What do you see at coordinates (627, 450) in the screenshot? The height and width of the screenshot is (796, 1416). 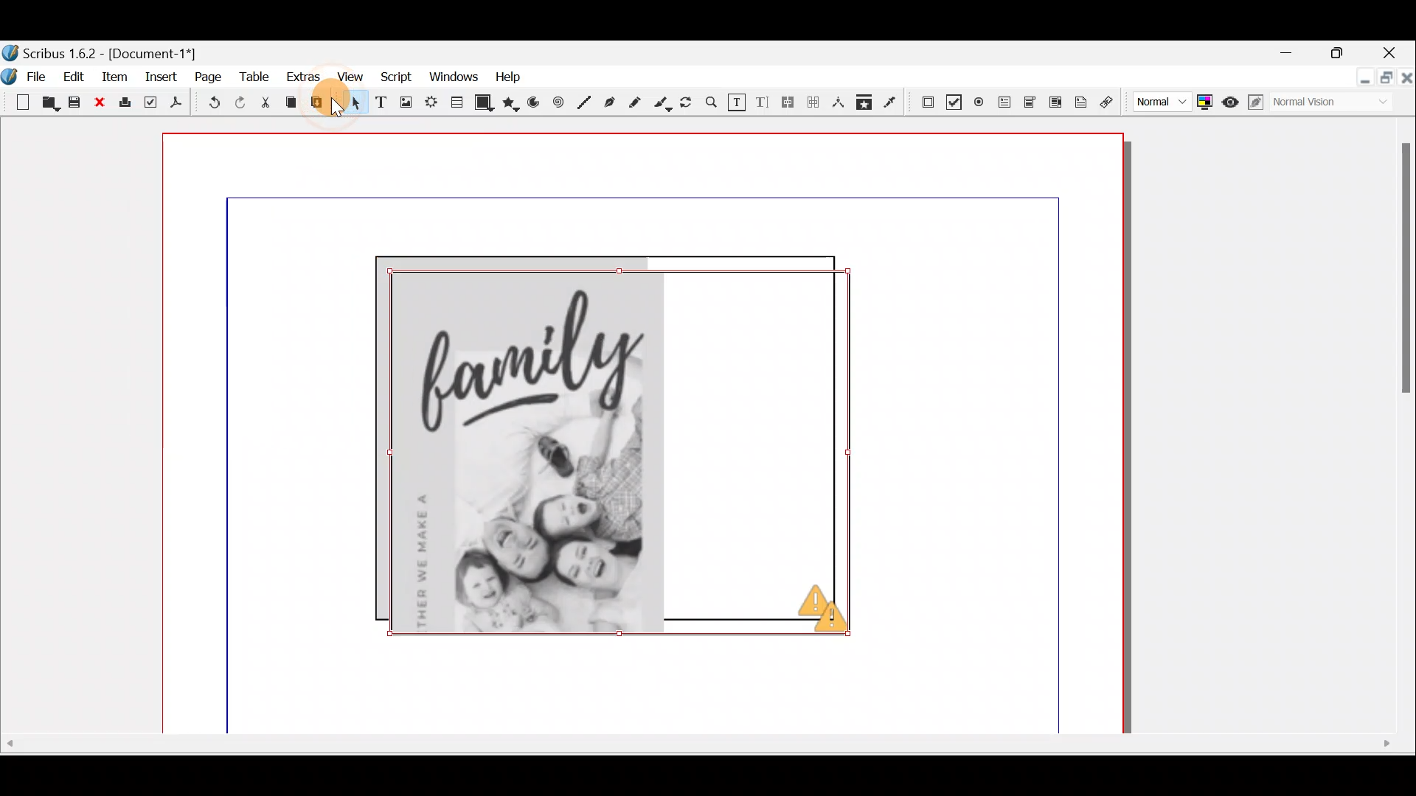 I see `Duplicate copy` at bounding box center [627, 450].